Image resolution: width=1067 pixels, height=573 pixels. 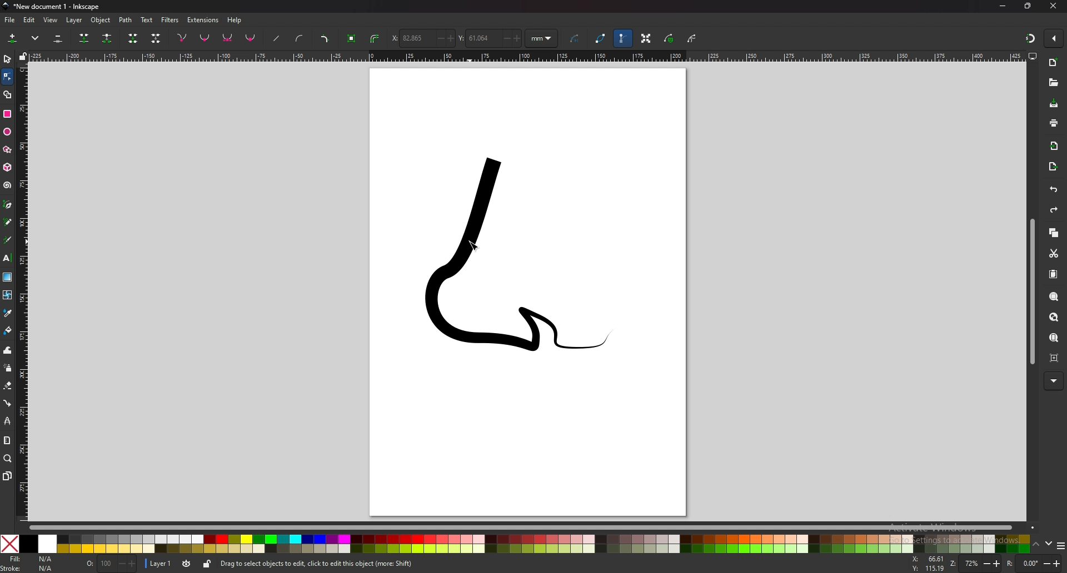 I want to click on vertical scale, so click(x=22, y=291).